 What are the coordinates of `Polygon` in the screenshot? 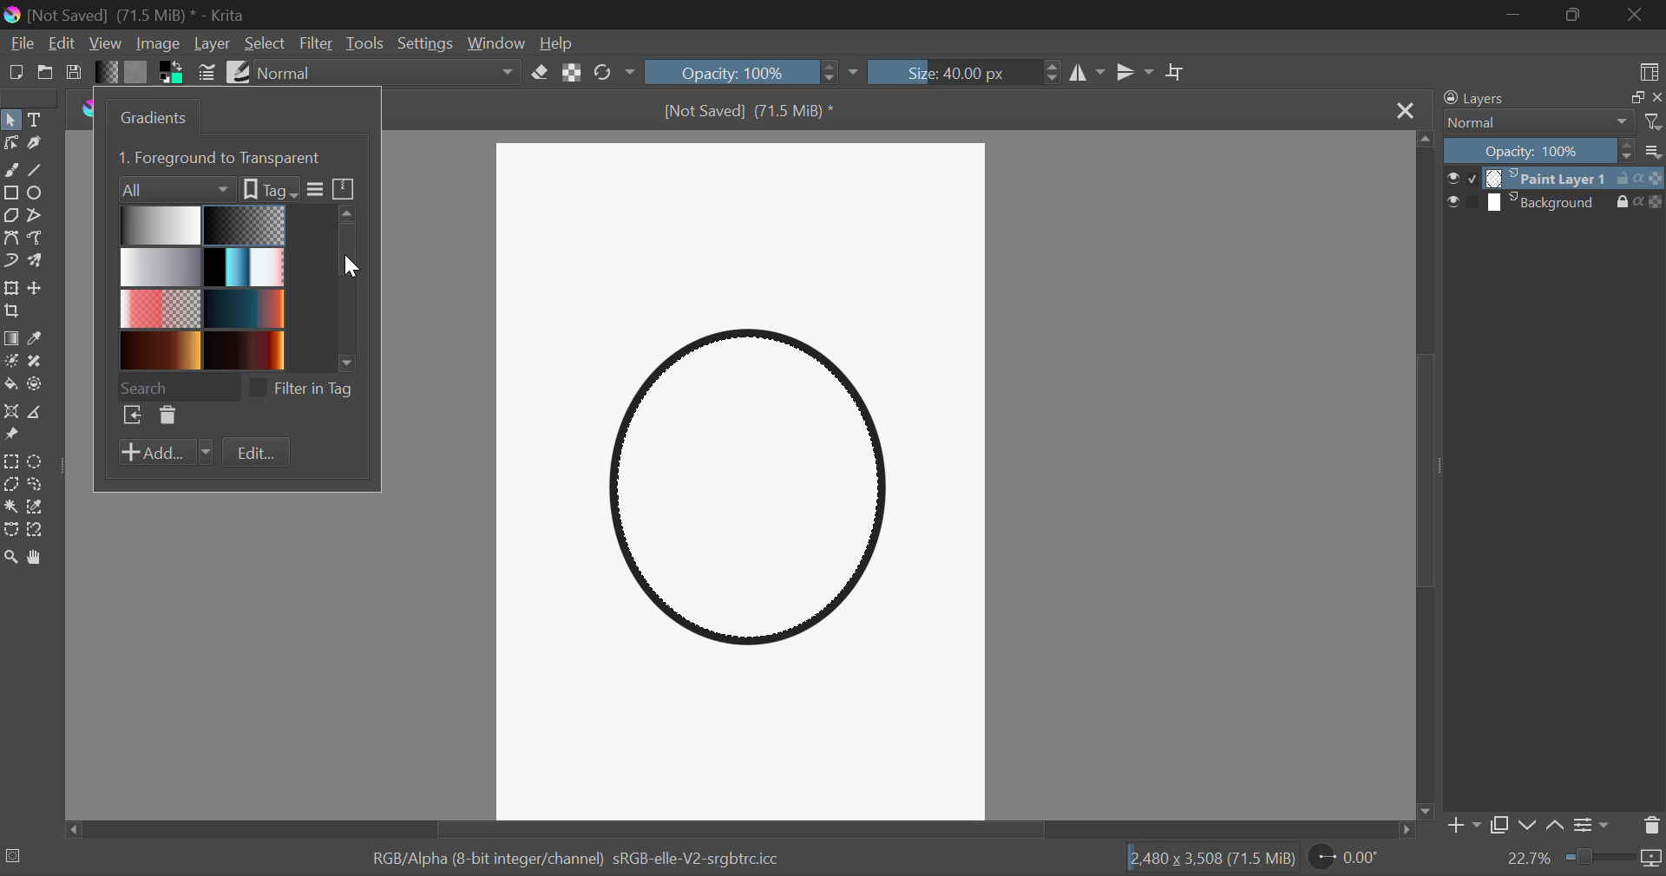 It's located at (12, 217).